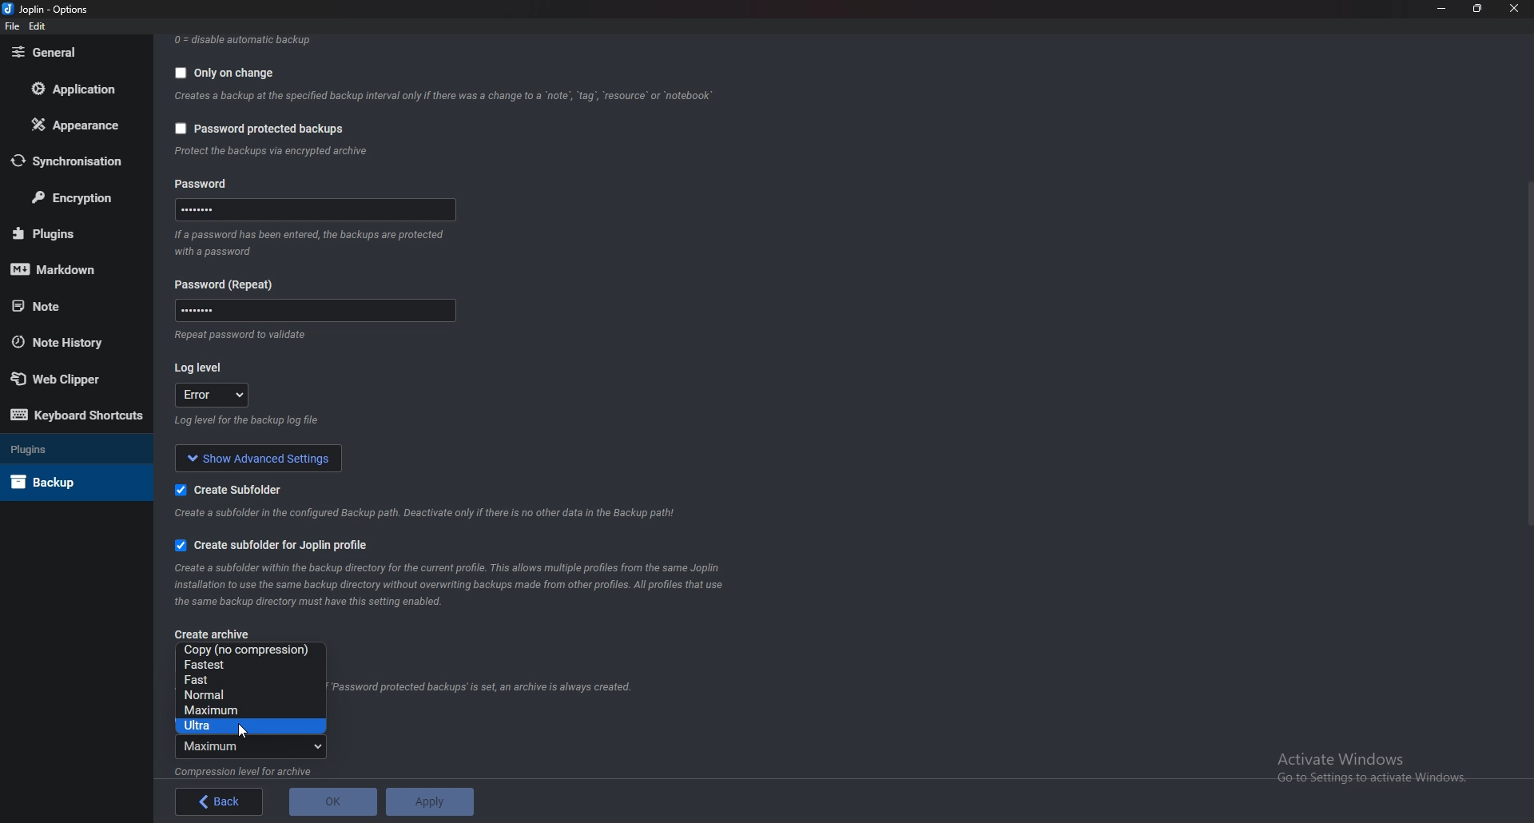  I want to click on Info on password, so click(312, 247).